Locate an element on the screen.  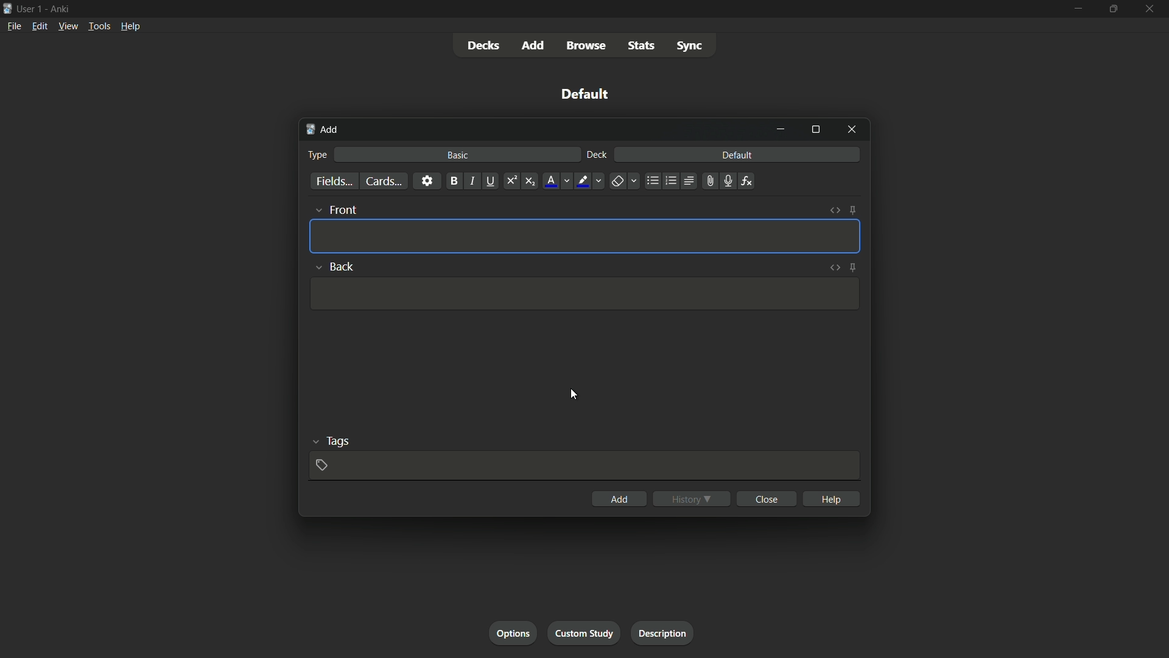
options is located at coordinates (513, 632).